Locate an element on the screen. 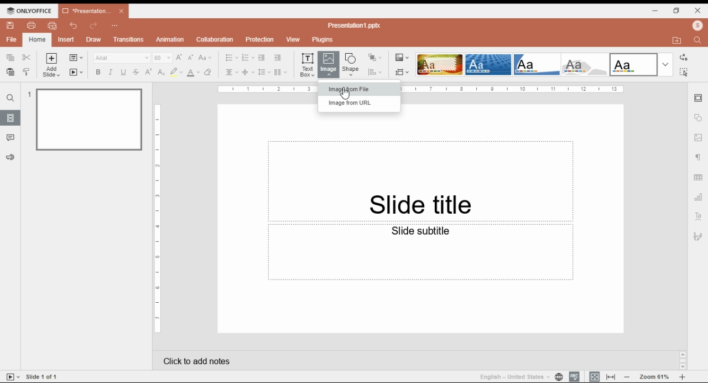  protection is located at coordinates (261, 39).